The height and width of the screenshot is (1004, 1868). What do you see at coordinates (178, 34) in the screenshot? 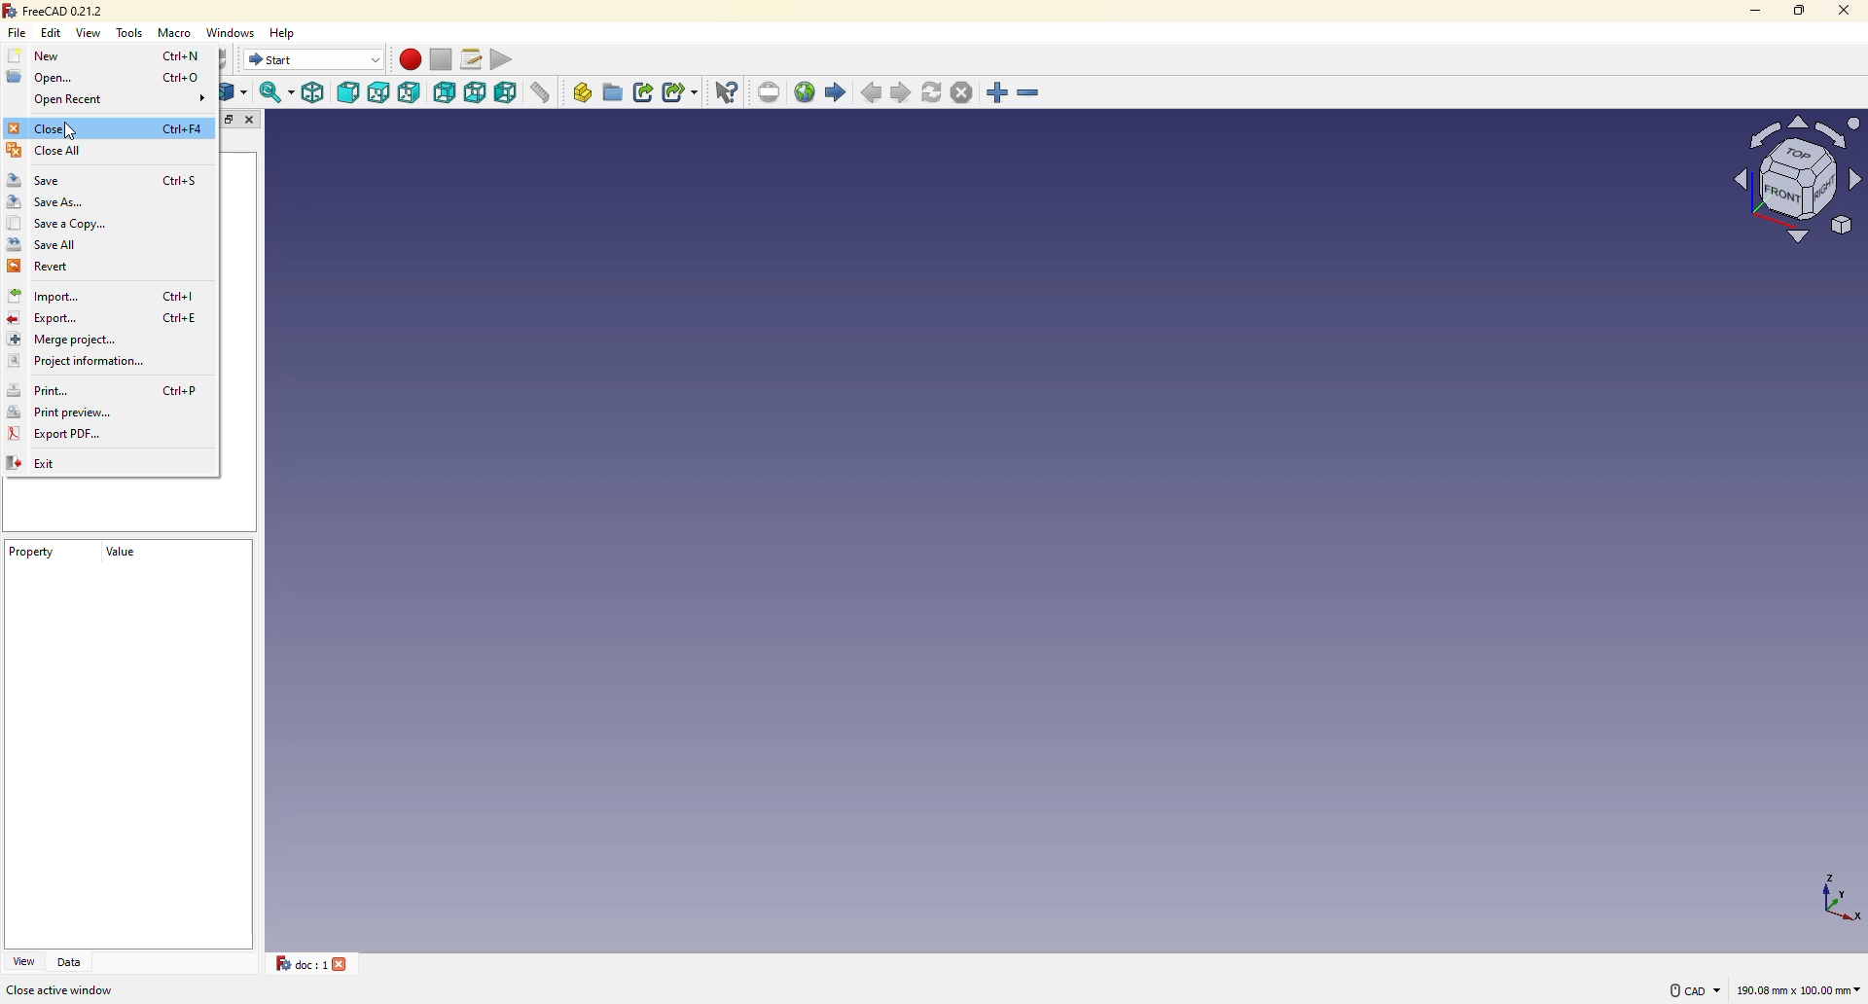
I see `macro` at bounding box center [178, 34].